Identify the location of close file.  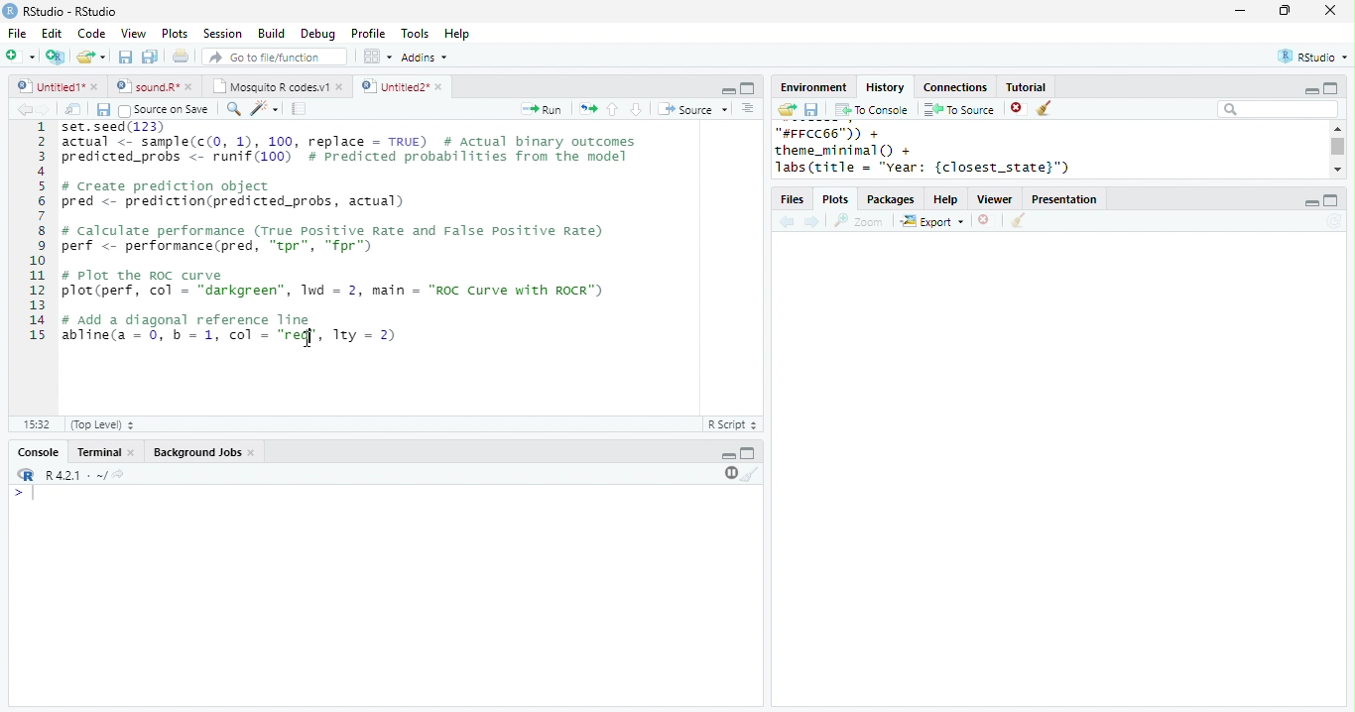
(1019, 109).